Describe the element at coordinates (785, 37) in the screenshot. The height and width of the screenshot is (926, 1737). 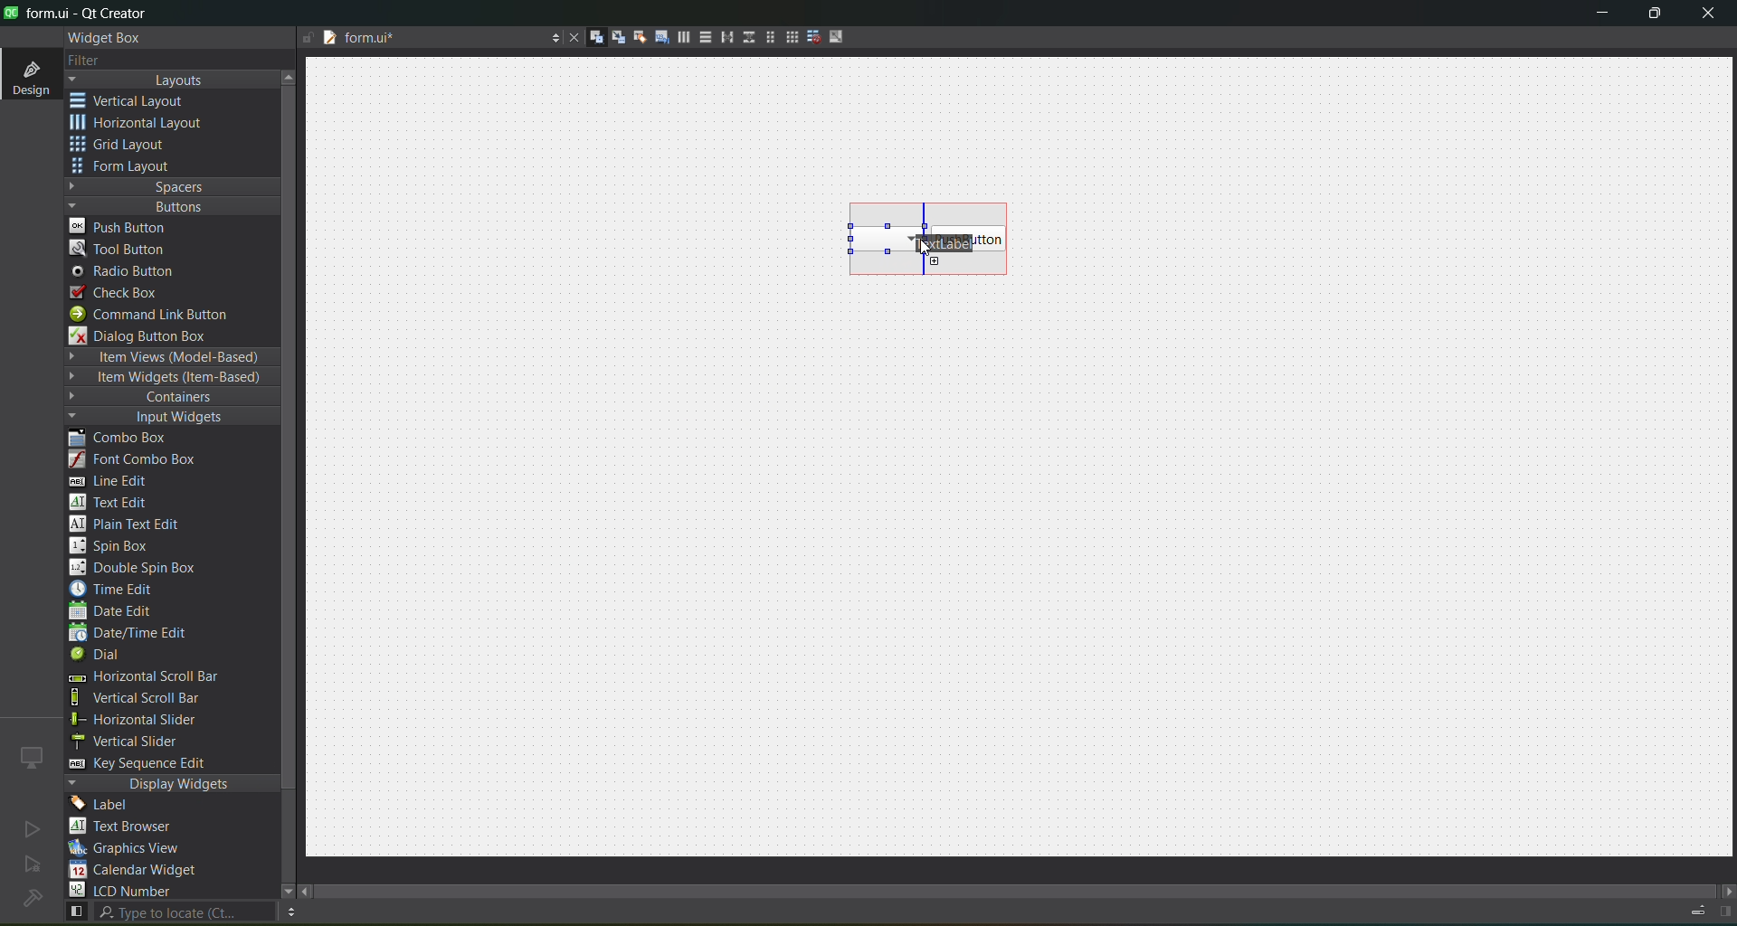
I see `layout in a grid` at that location.